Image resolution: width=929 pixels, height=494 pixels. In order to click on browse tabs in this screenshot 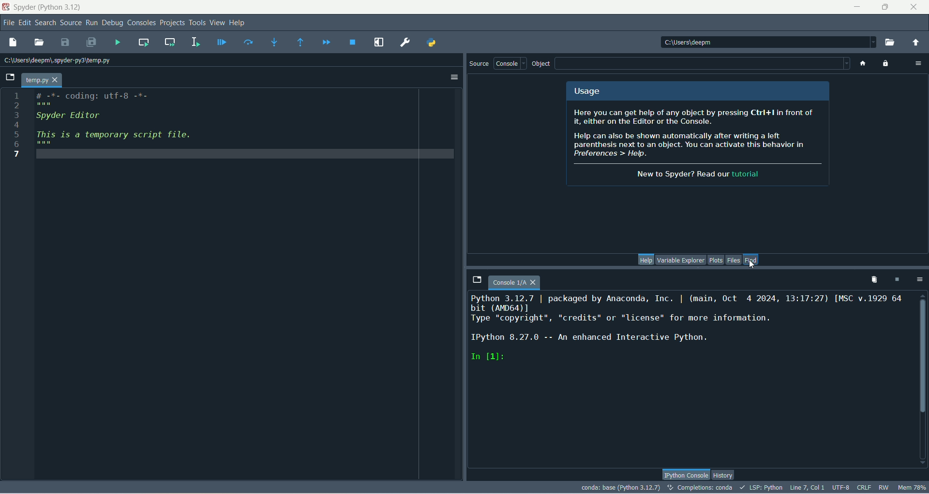, I will do `click(8, 77)`.